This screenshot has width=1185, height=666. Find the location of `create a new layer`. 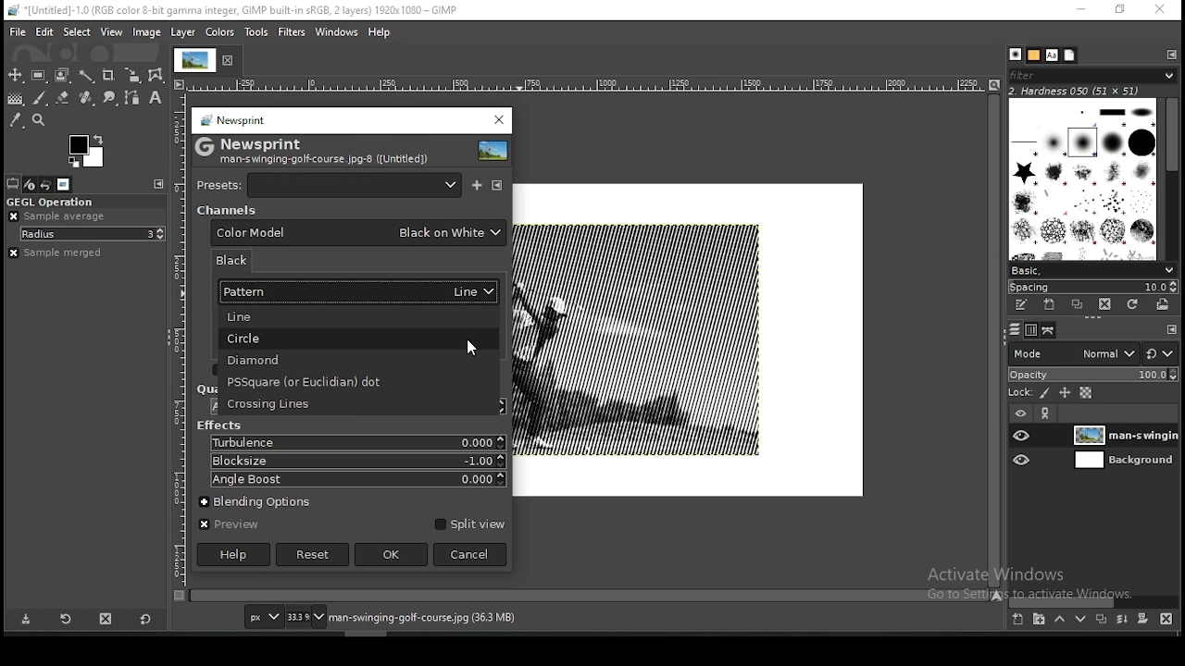

create a new layer is located at coordinates (1018, 619).